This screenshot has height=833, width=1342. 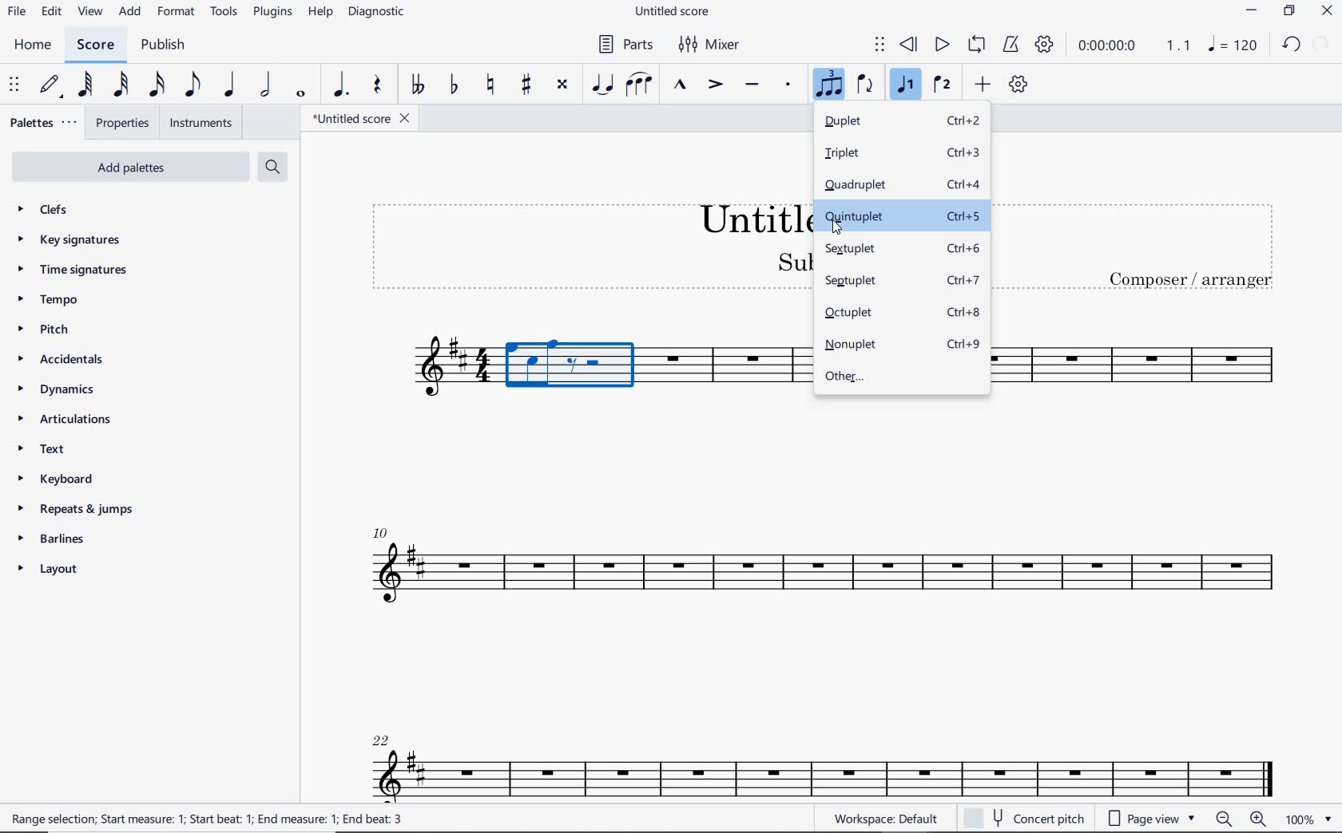 What do you see at coordinates (82, 270) in the screenshot?
I see `TIME SIGNATURES` at bounding box center [82, 270].